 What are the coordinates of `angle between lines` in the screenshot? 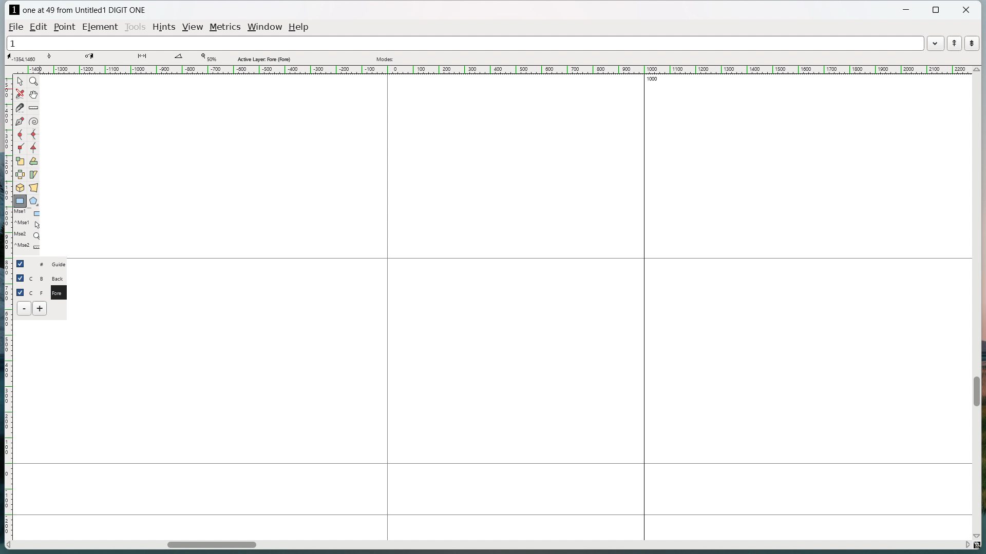 It's located at (179, 56).